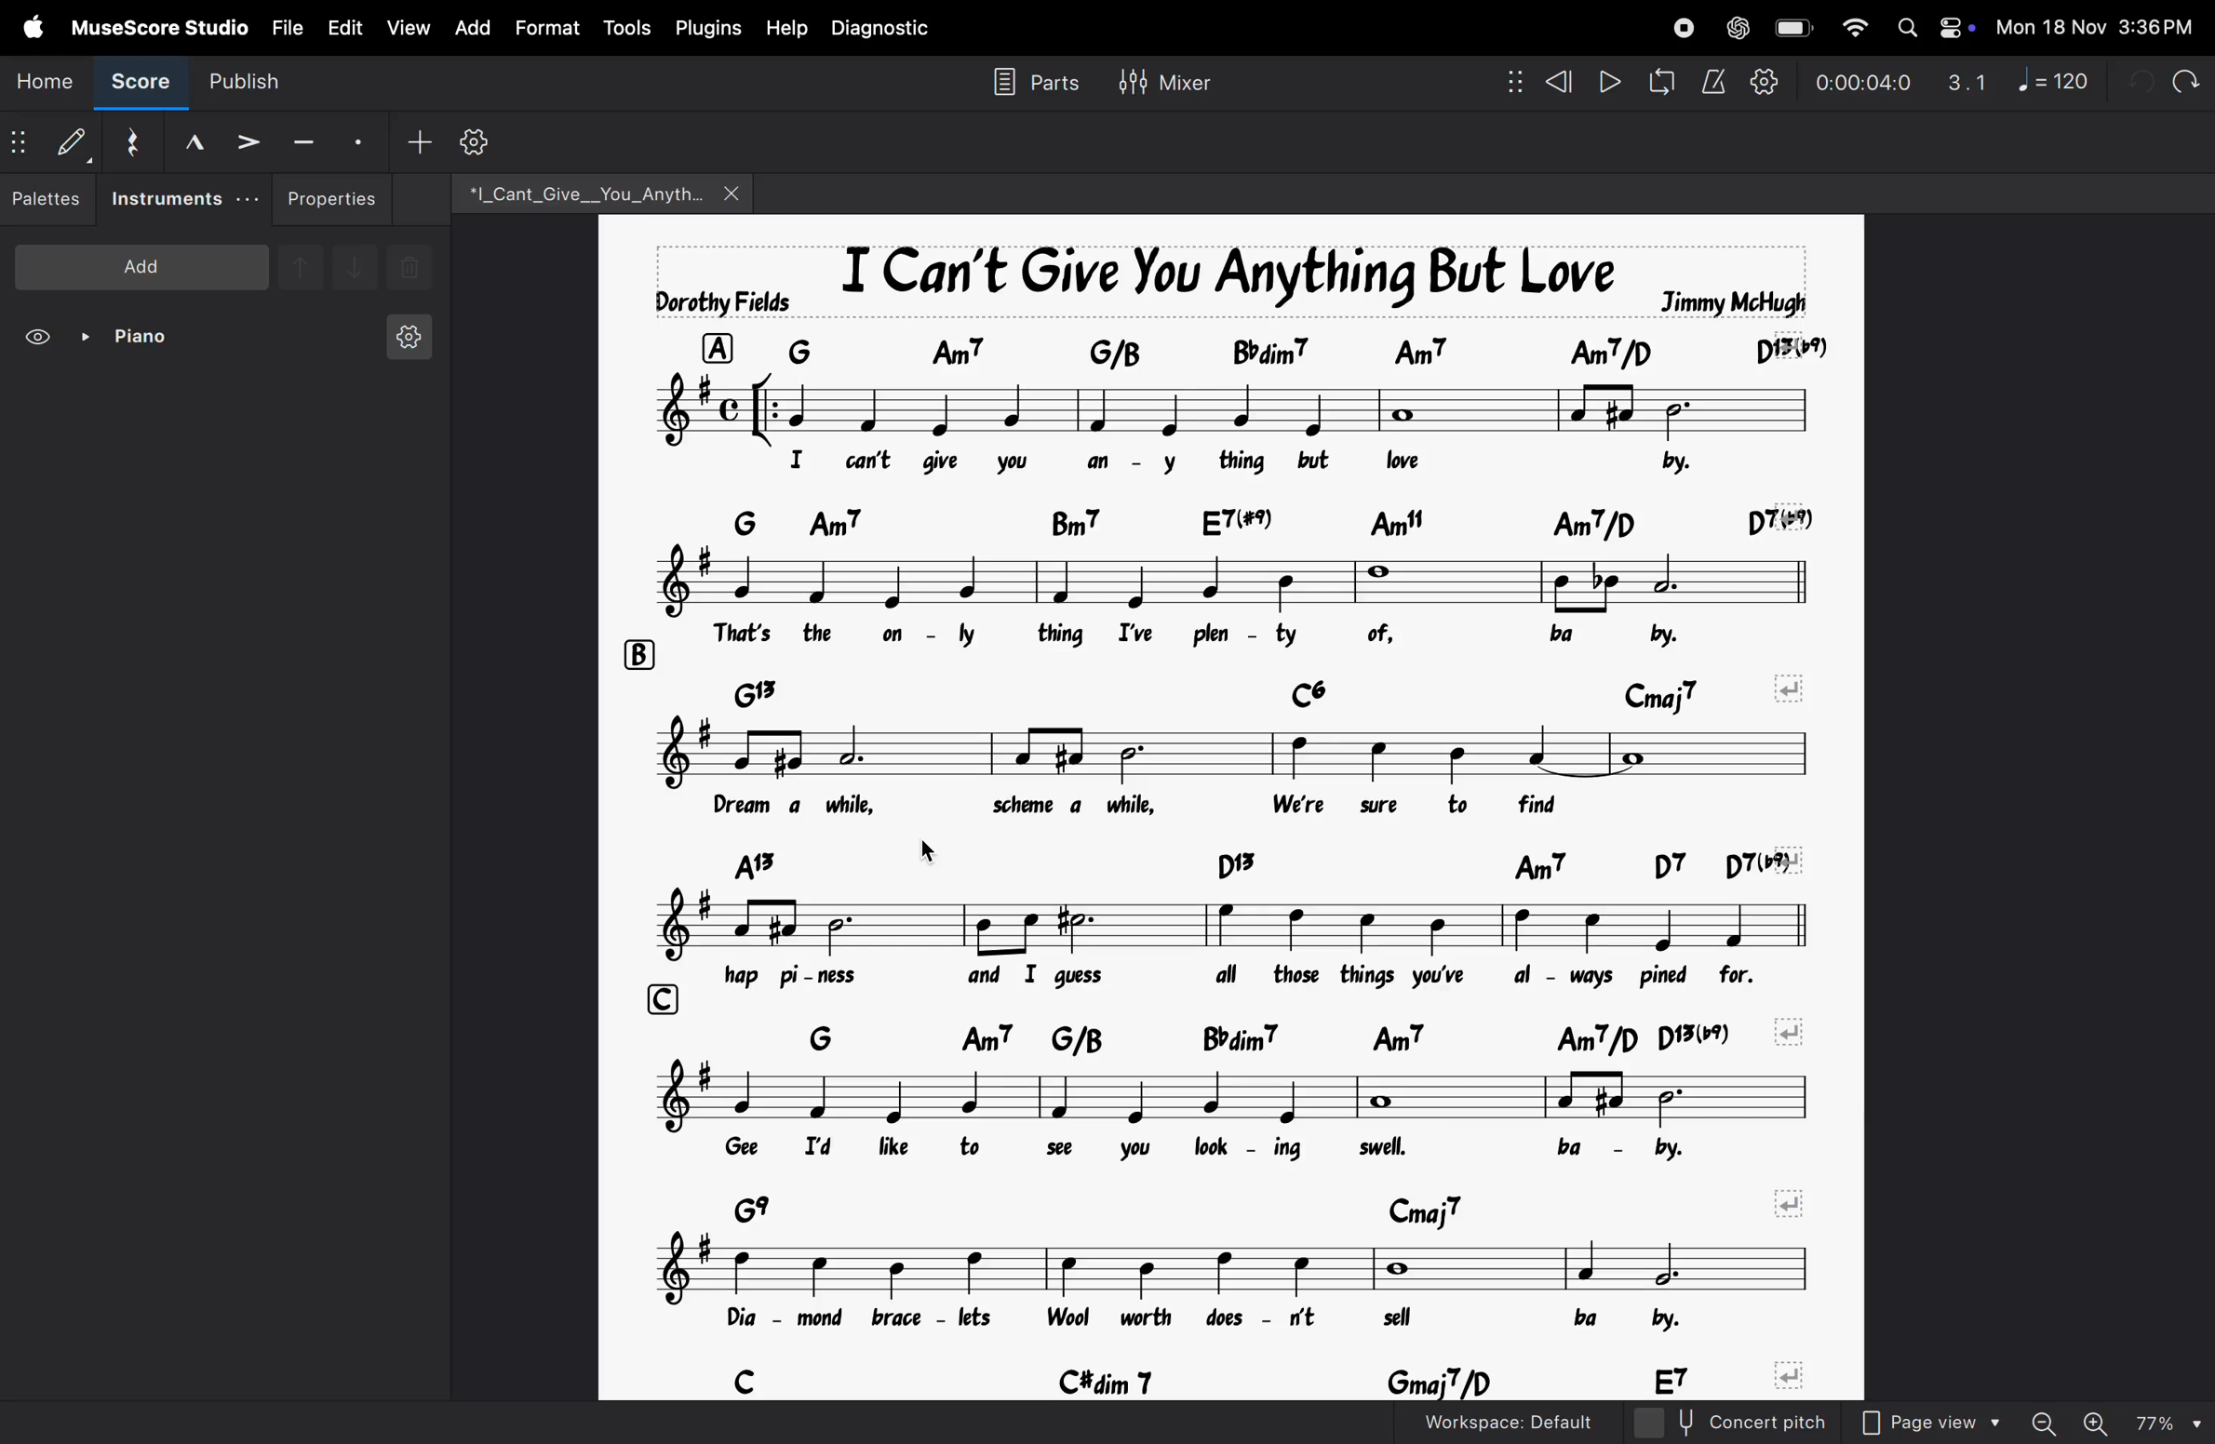 Image resolution: width=2215 pixels, height=1444 pixels. What do you see at coordinates (1221, 638) in the screenshot?
I see `lyrics` at bounding box center [1221, 638].